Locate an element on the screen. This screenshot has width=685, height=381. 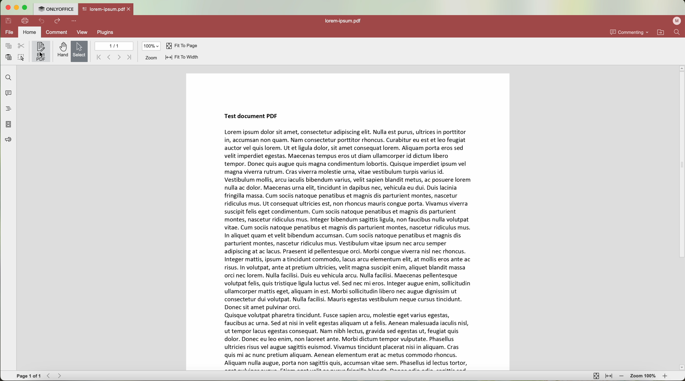
find is located at coordinates (8, 77).